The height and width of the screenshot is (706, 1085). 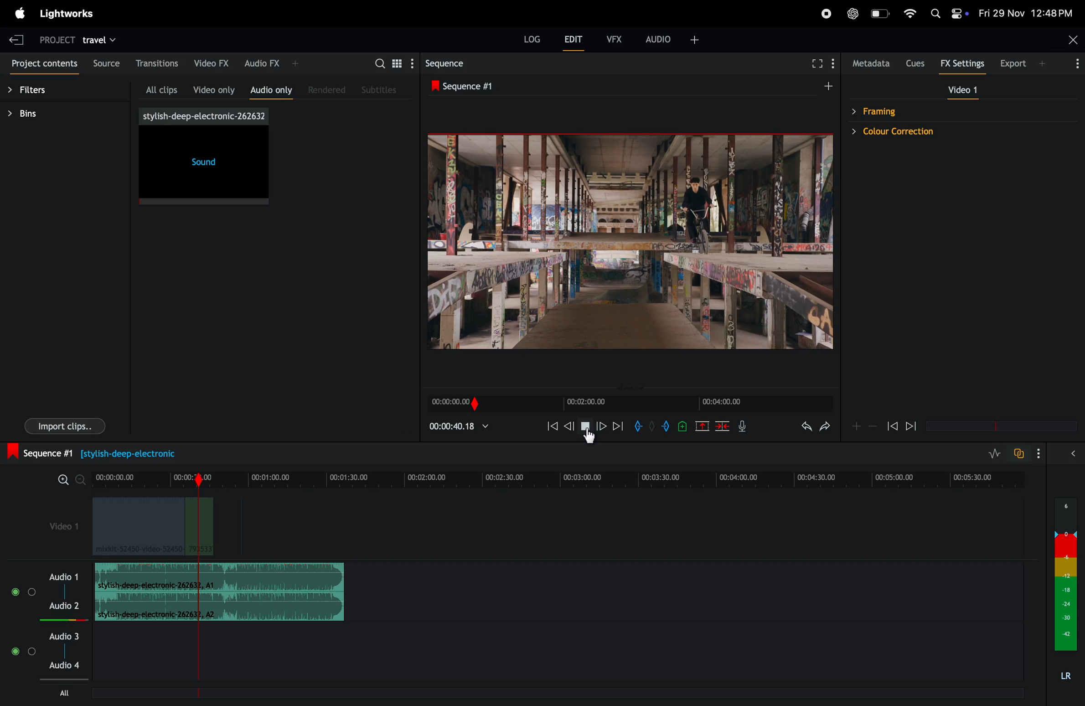 I want to click on time frame, so click(x=559, y=478).